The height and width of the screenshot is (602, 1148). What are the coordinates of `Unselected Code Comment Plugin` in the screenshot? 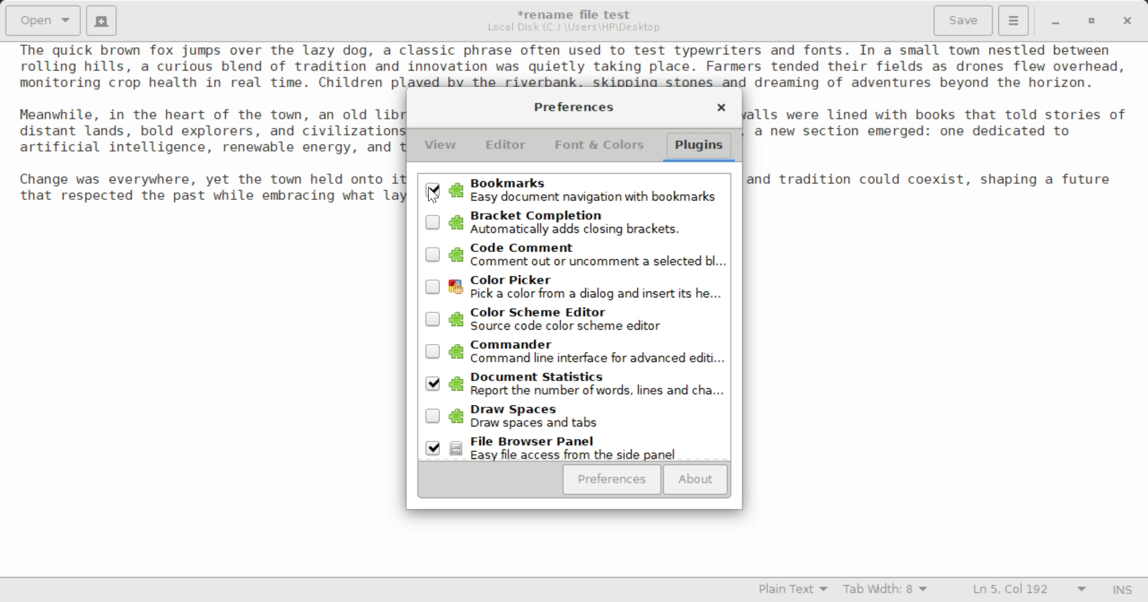 It's located at (578, 256).